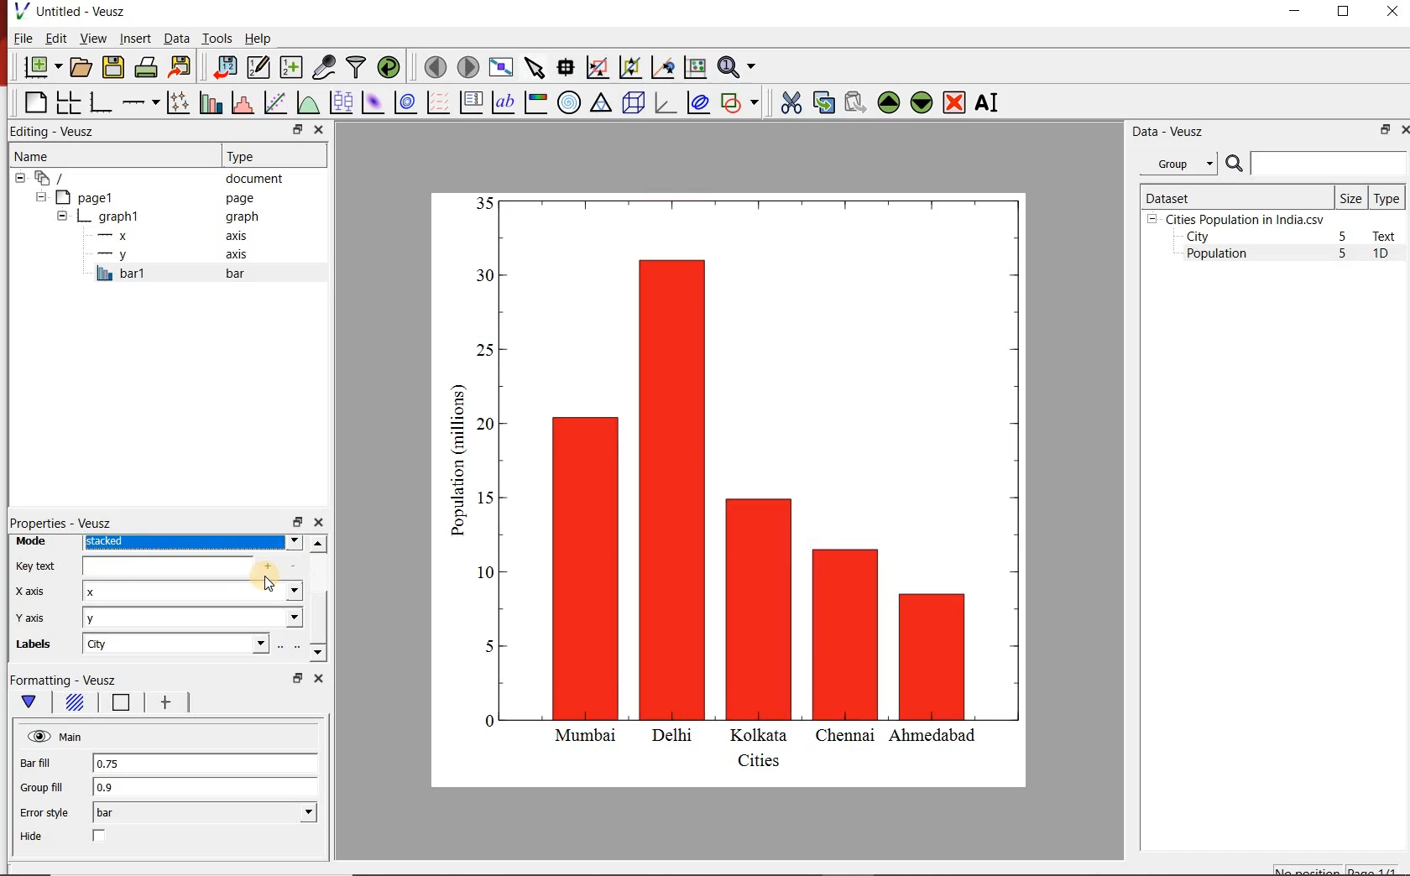 The width and height of the screenshot is (1410, 876). What do you see at coordinates (535, 102) in the screenshot?
I see `image color bar` at bounding box center [535, 102].